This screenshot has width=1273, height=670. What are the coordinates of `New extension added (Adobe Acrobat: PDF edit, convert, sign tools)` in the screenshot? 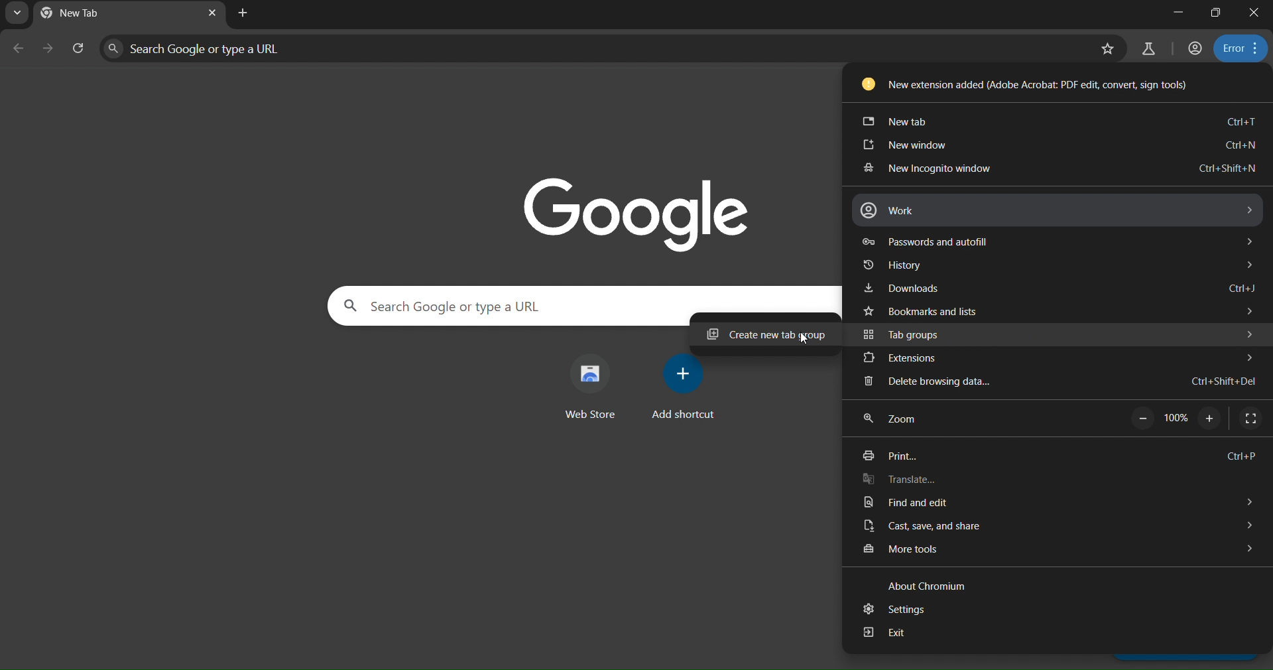 It's located at (1026, 84).